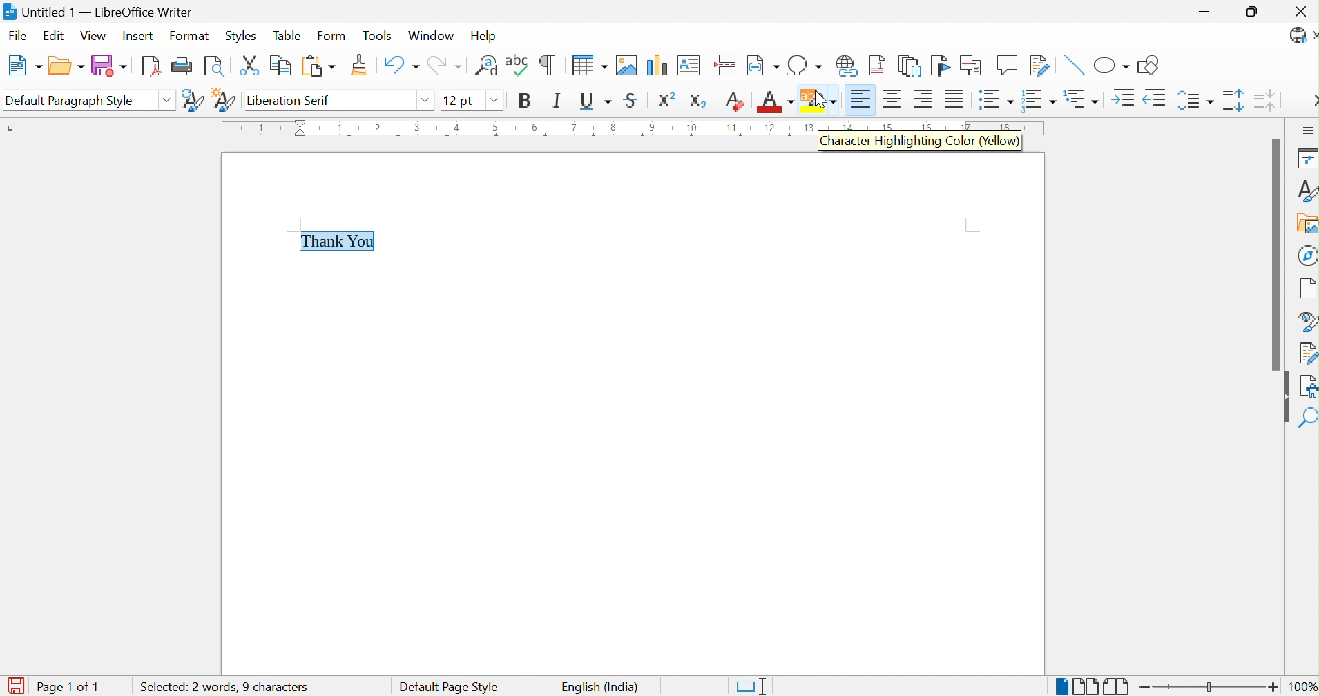  What do you see at coordinates (240, 35) in the screenshot?
I see `Styles` at bounding box center [240, 35].